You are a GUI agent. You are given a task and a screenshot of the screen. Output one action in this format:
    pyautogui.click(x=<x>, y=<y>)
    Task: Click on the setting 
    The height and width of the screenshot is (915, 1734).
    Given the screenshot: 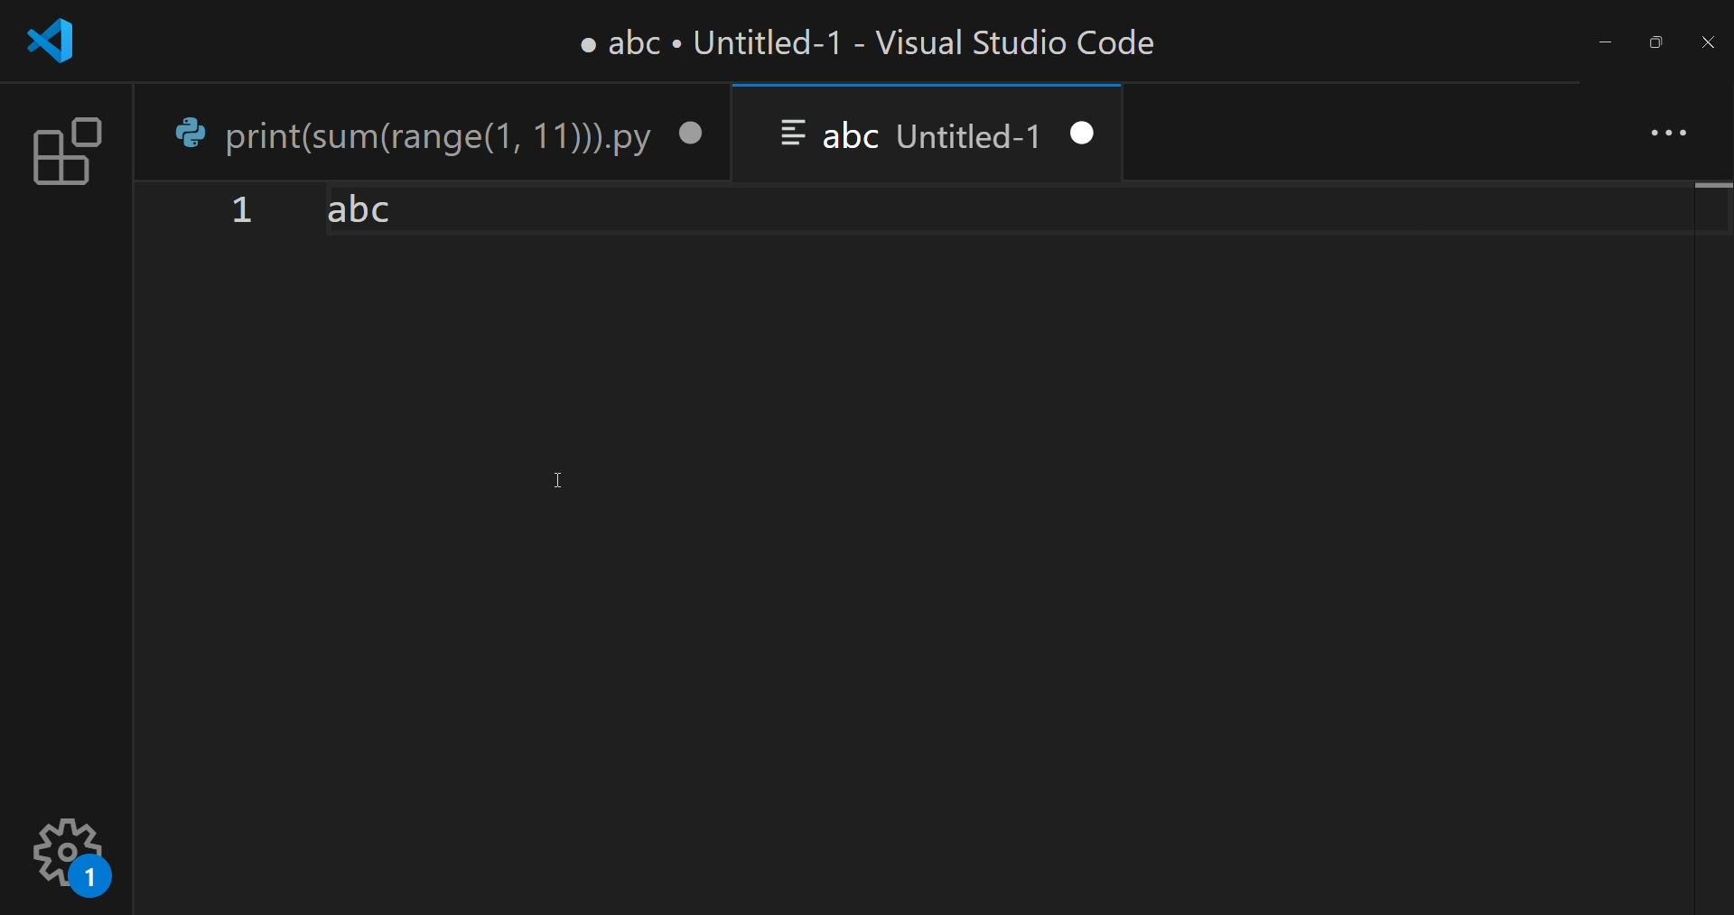 What is the action you would take?
    pyautogui.click(x=70, y=851)
    